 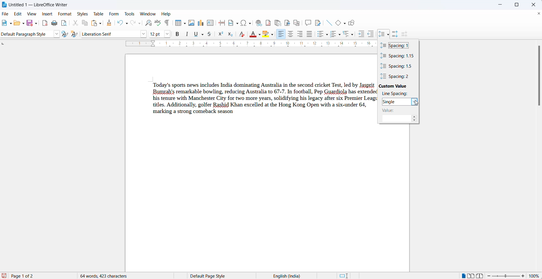 I want to click on undo options, so click(x=126, y=23).